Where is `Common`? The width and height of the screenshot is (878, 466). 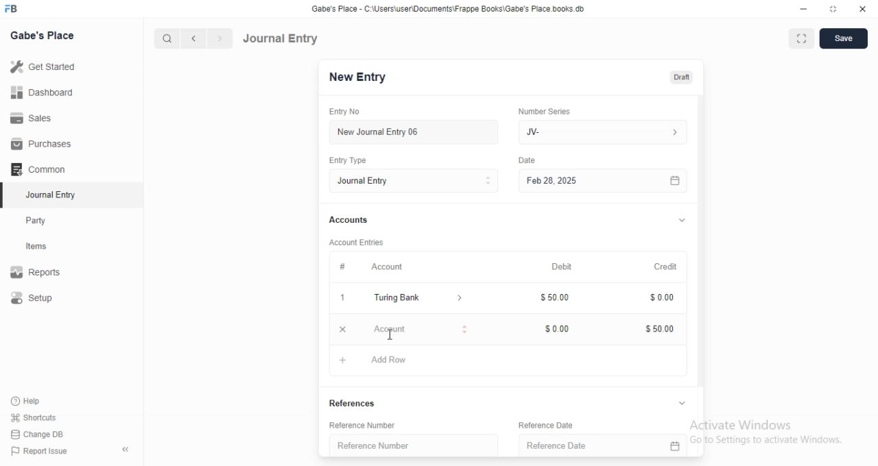
Common is located at coordinates (42, 169).